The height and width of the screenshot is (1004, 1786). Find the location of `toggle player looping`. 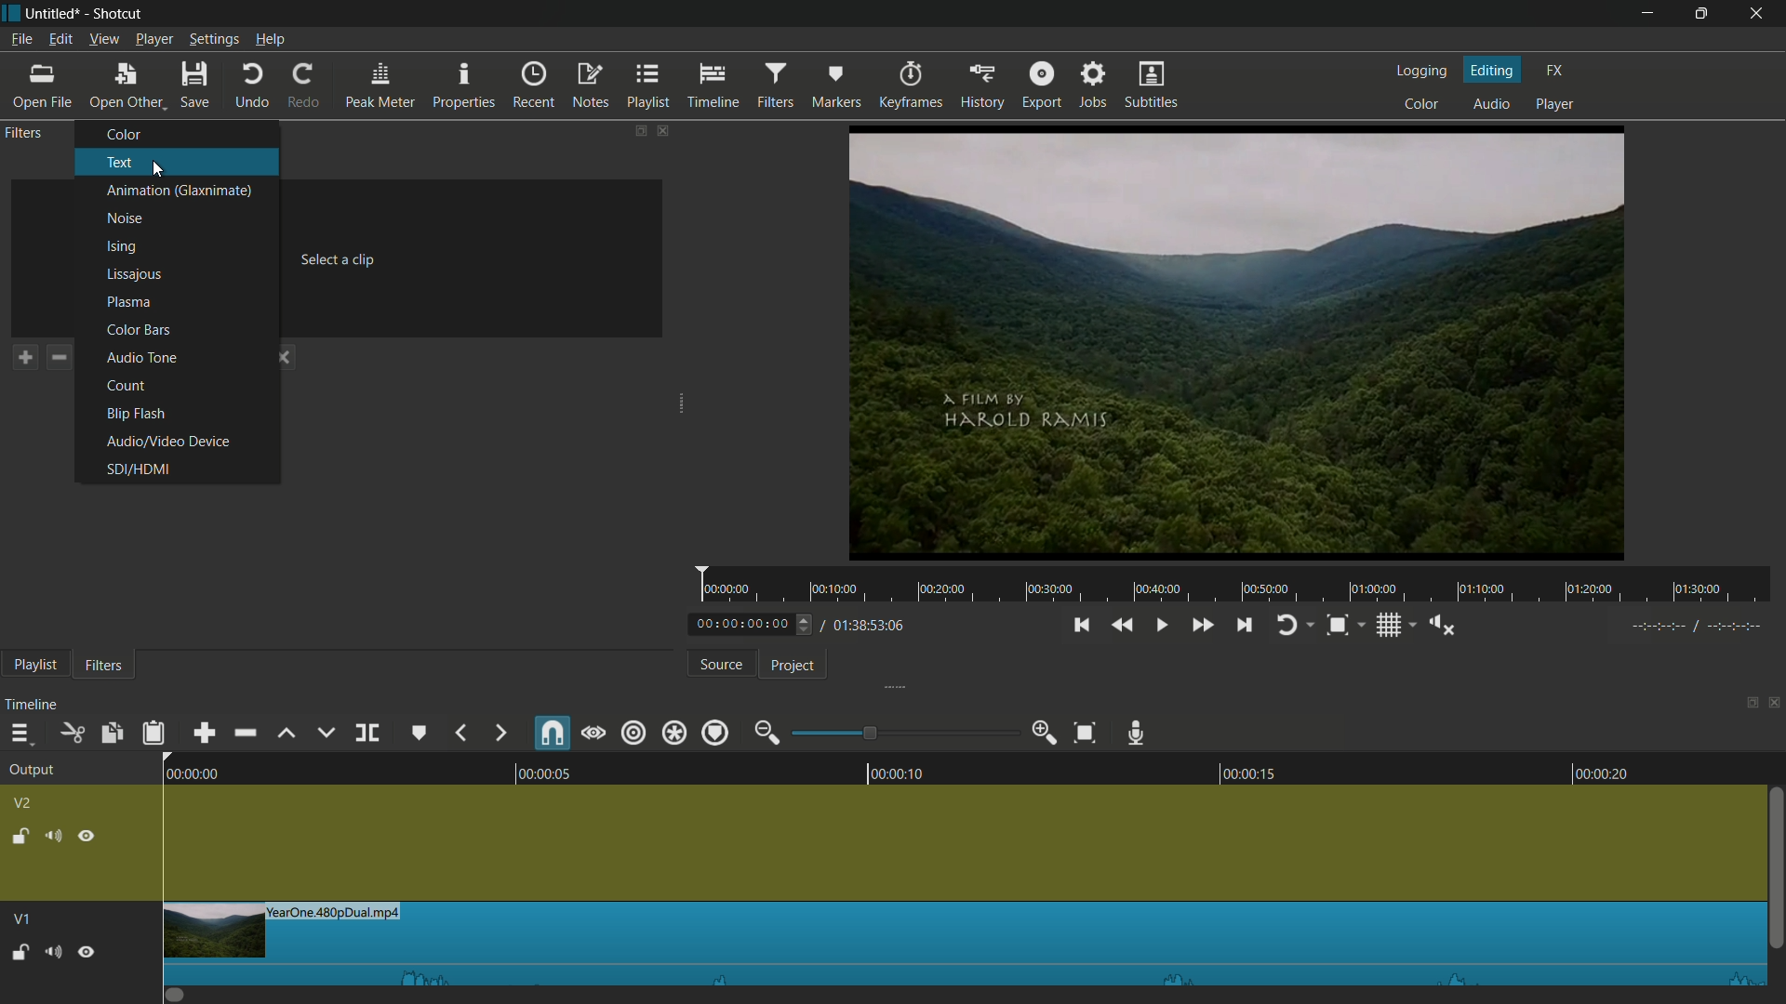

toggle player looping is located at coordinates (1286, 625).